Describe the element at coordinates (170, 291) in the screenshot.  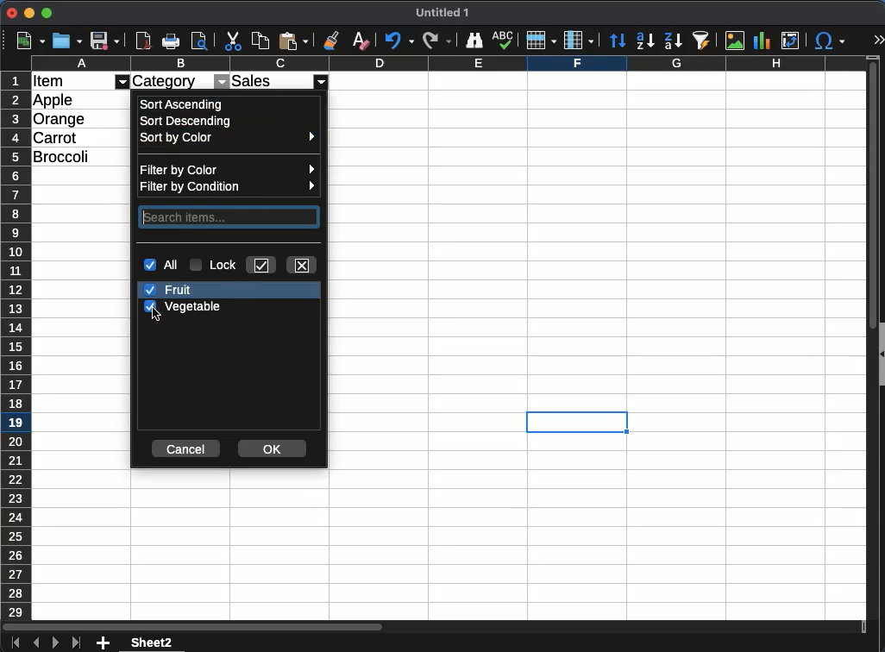
I see `fruit` at that location.